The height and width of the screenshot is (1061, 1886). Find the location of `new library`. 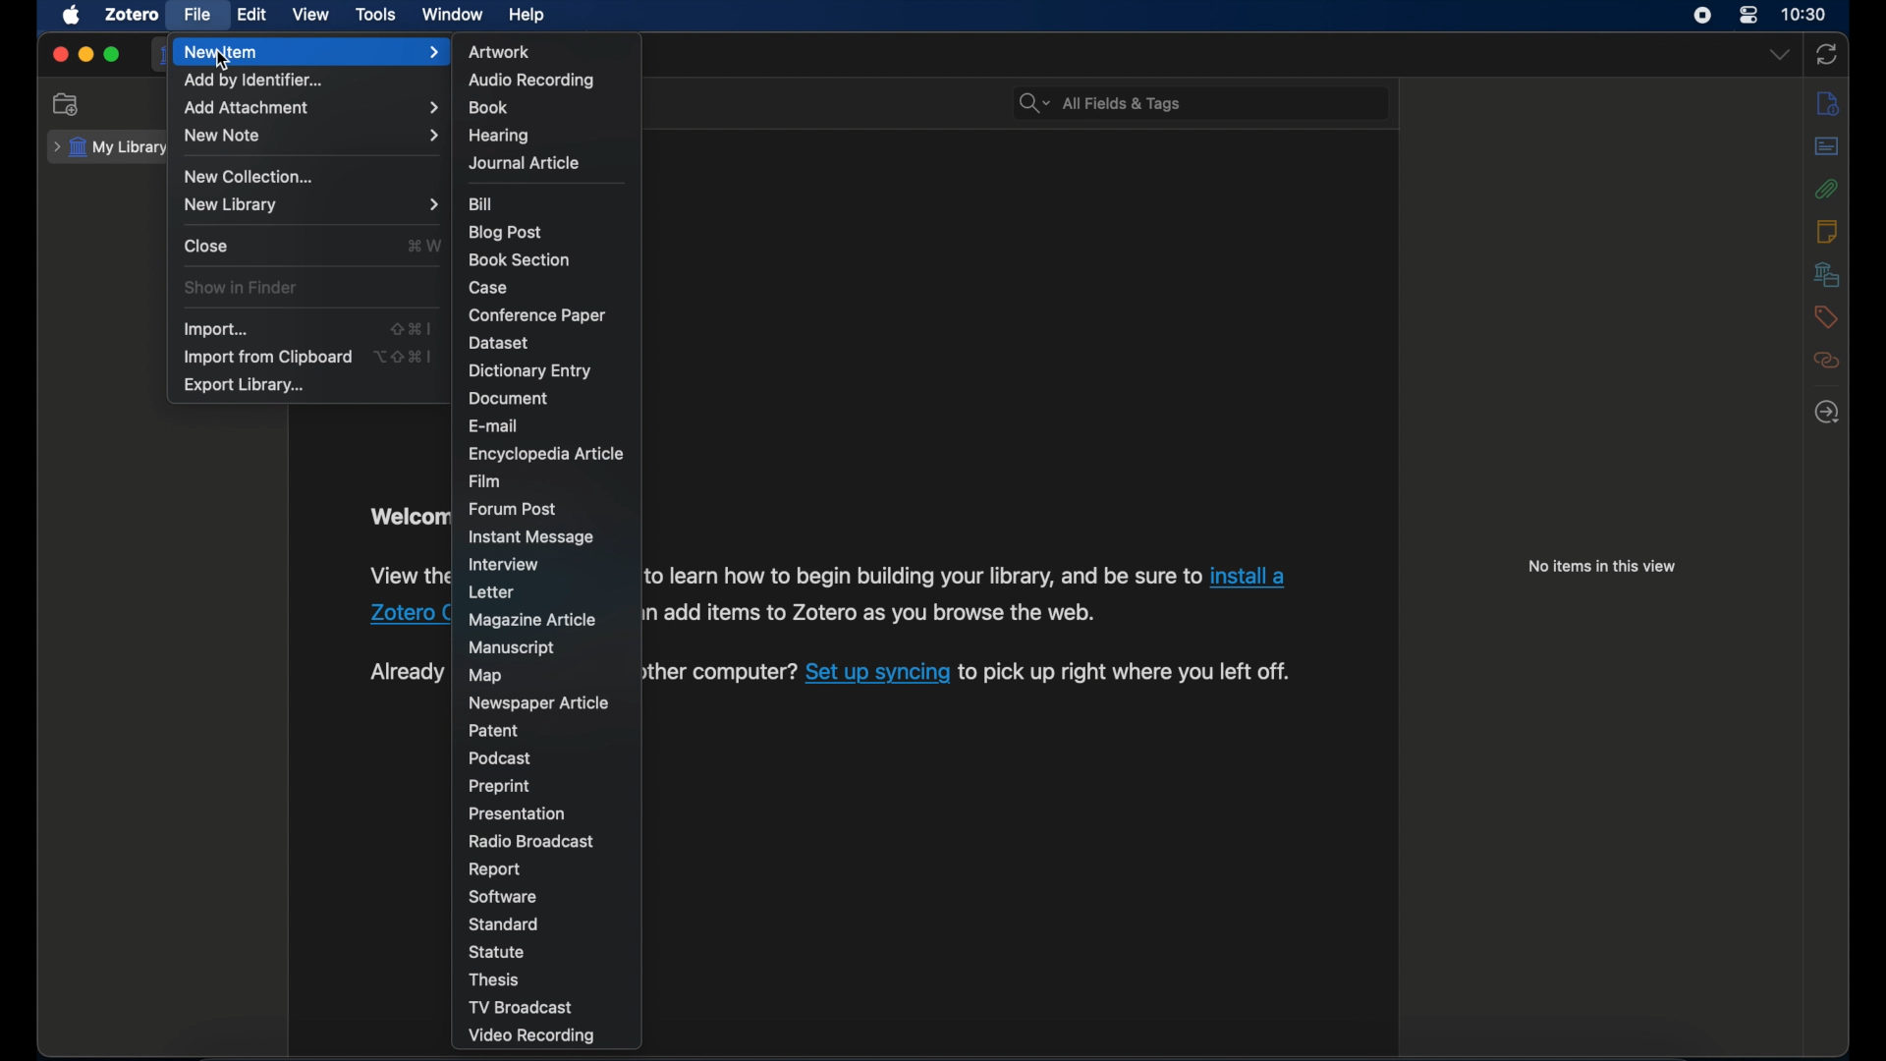

new library is located at coordinates (310, 204).